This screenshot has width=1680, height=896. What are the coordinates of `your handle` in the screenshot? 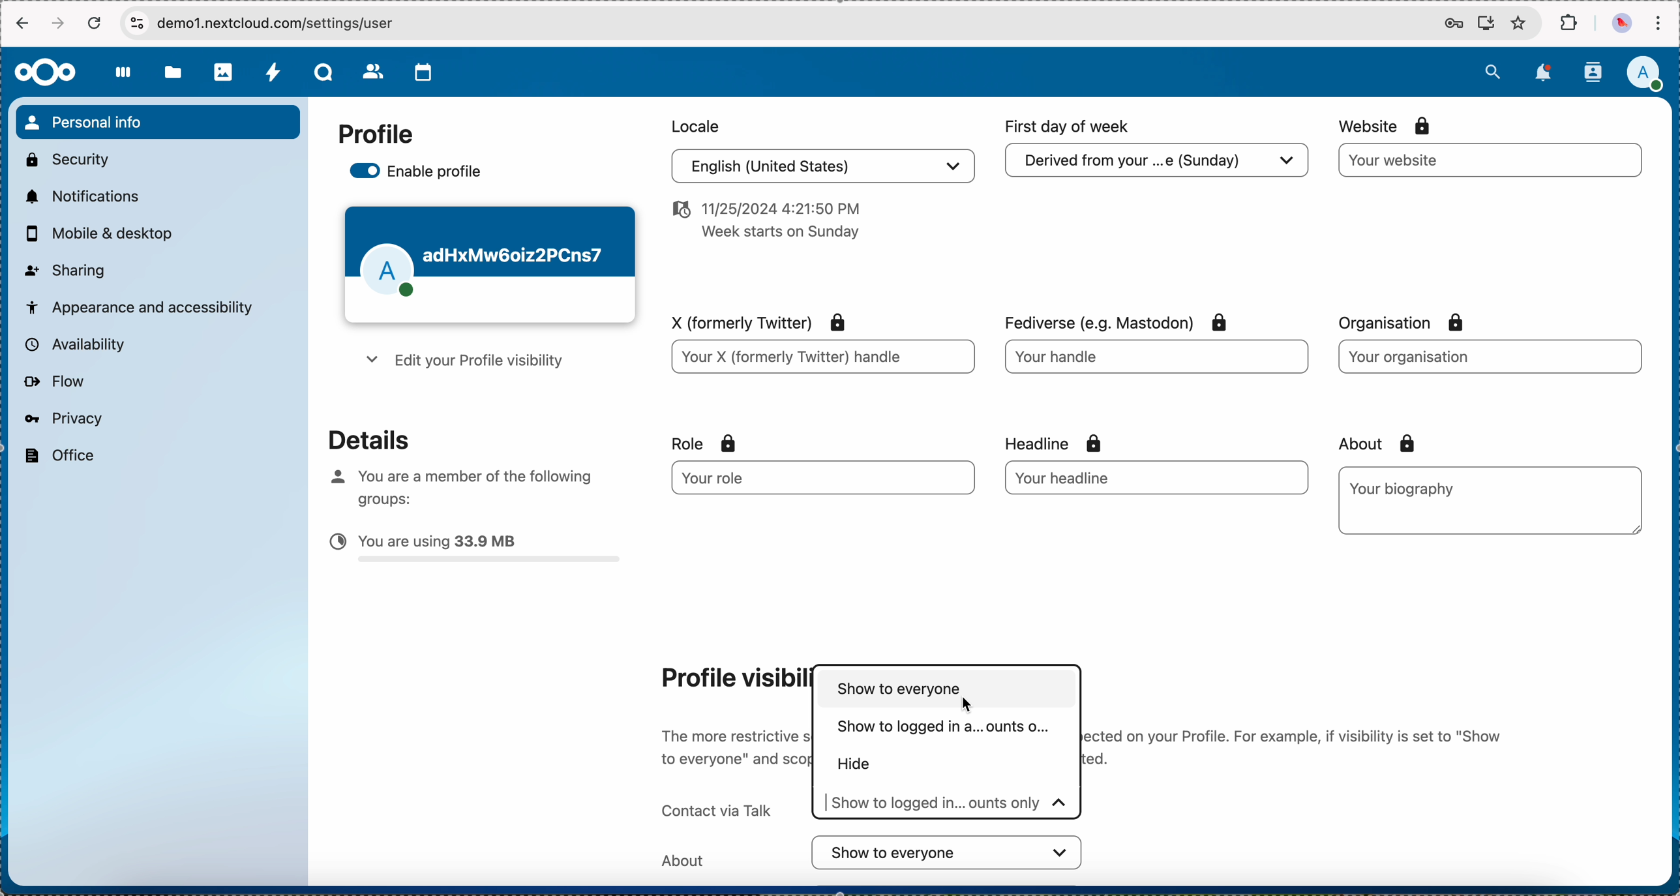 It's located at (1160, 361).